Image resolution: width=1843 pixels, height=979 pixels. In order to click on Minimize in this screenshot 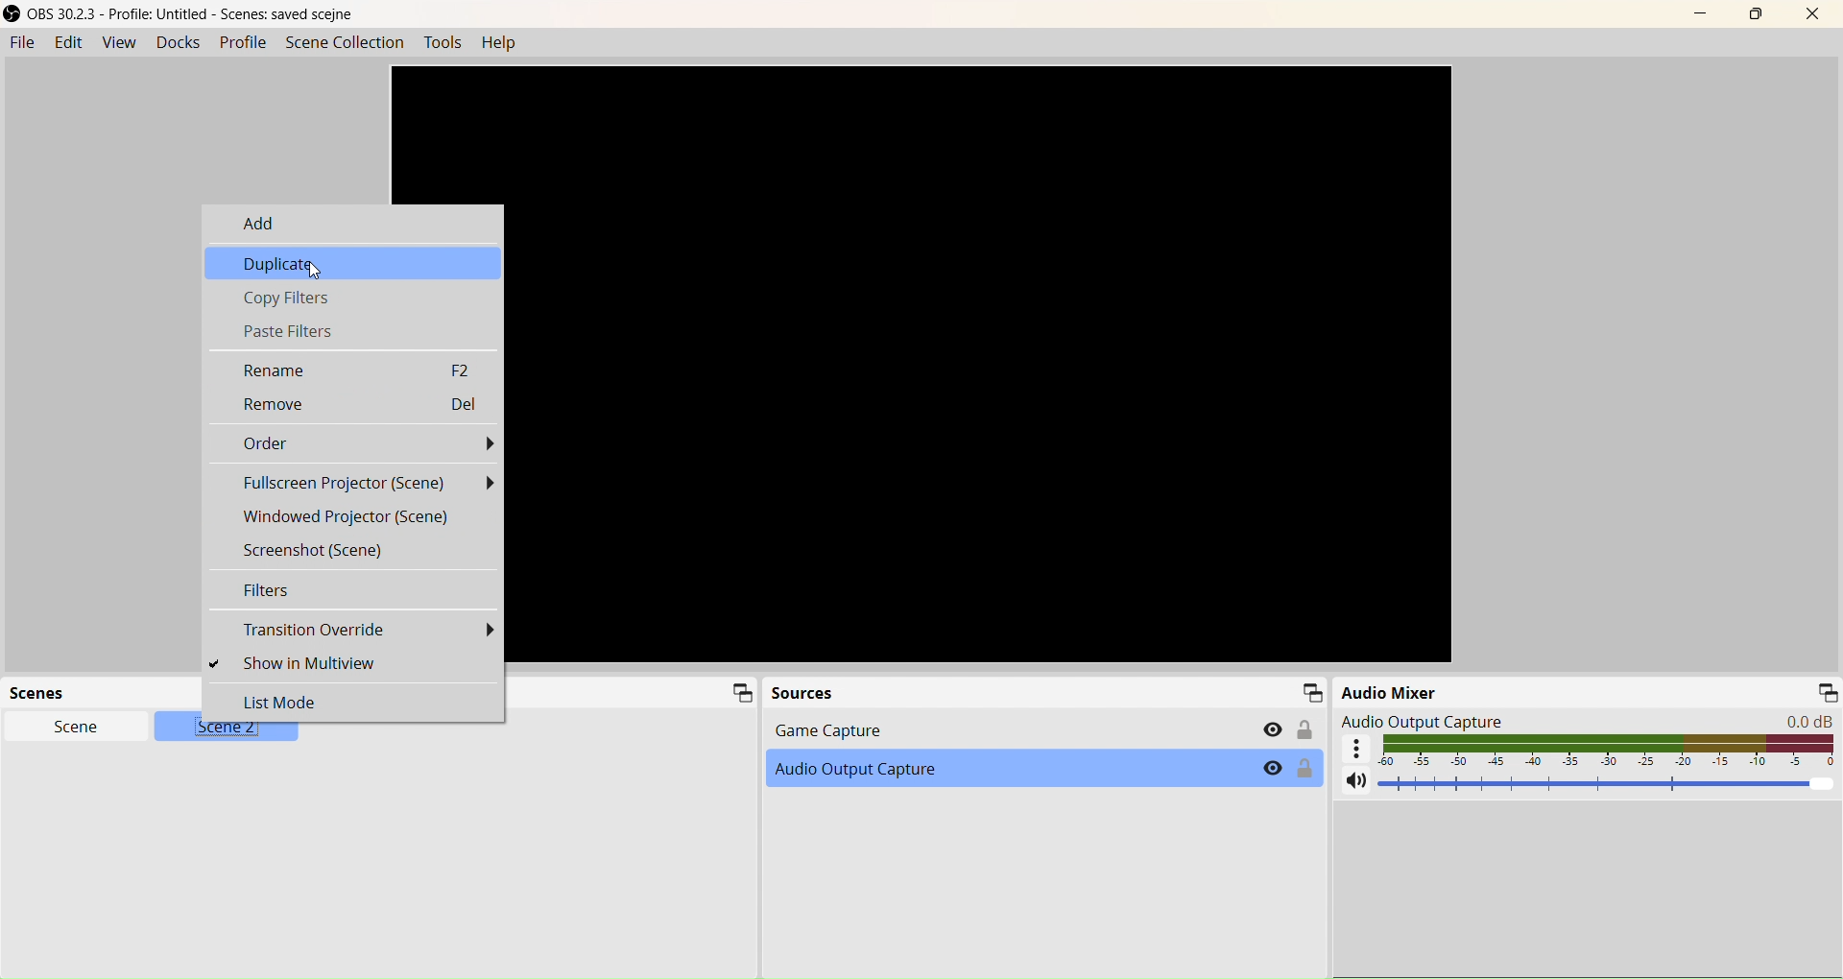, I will do `click(743, 692)`.